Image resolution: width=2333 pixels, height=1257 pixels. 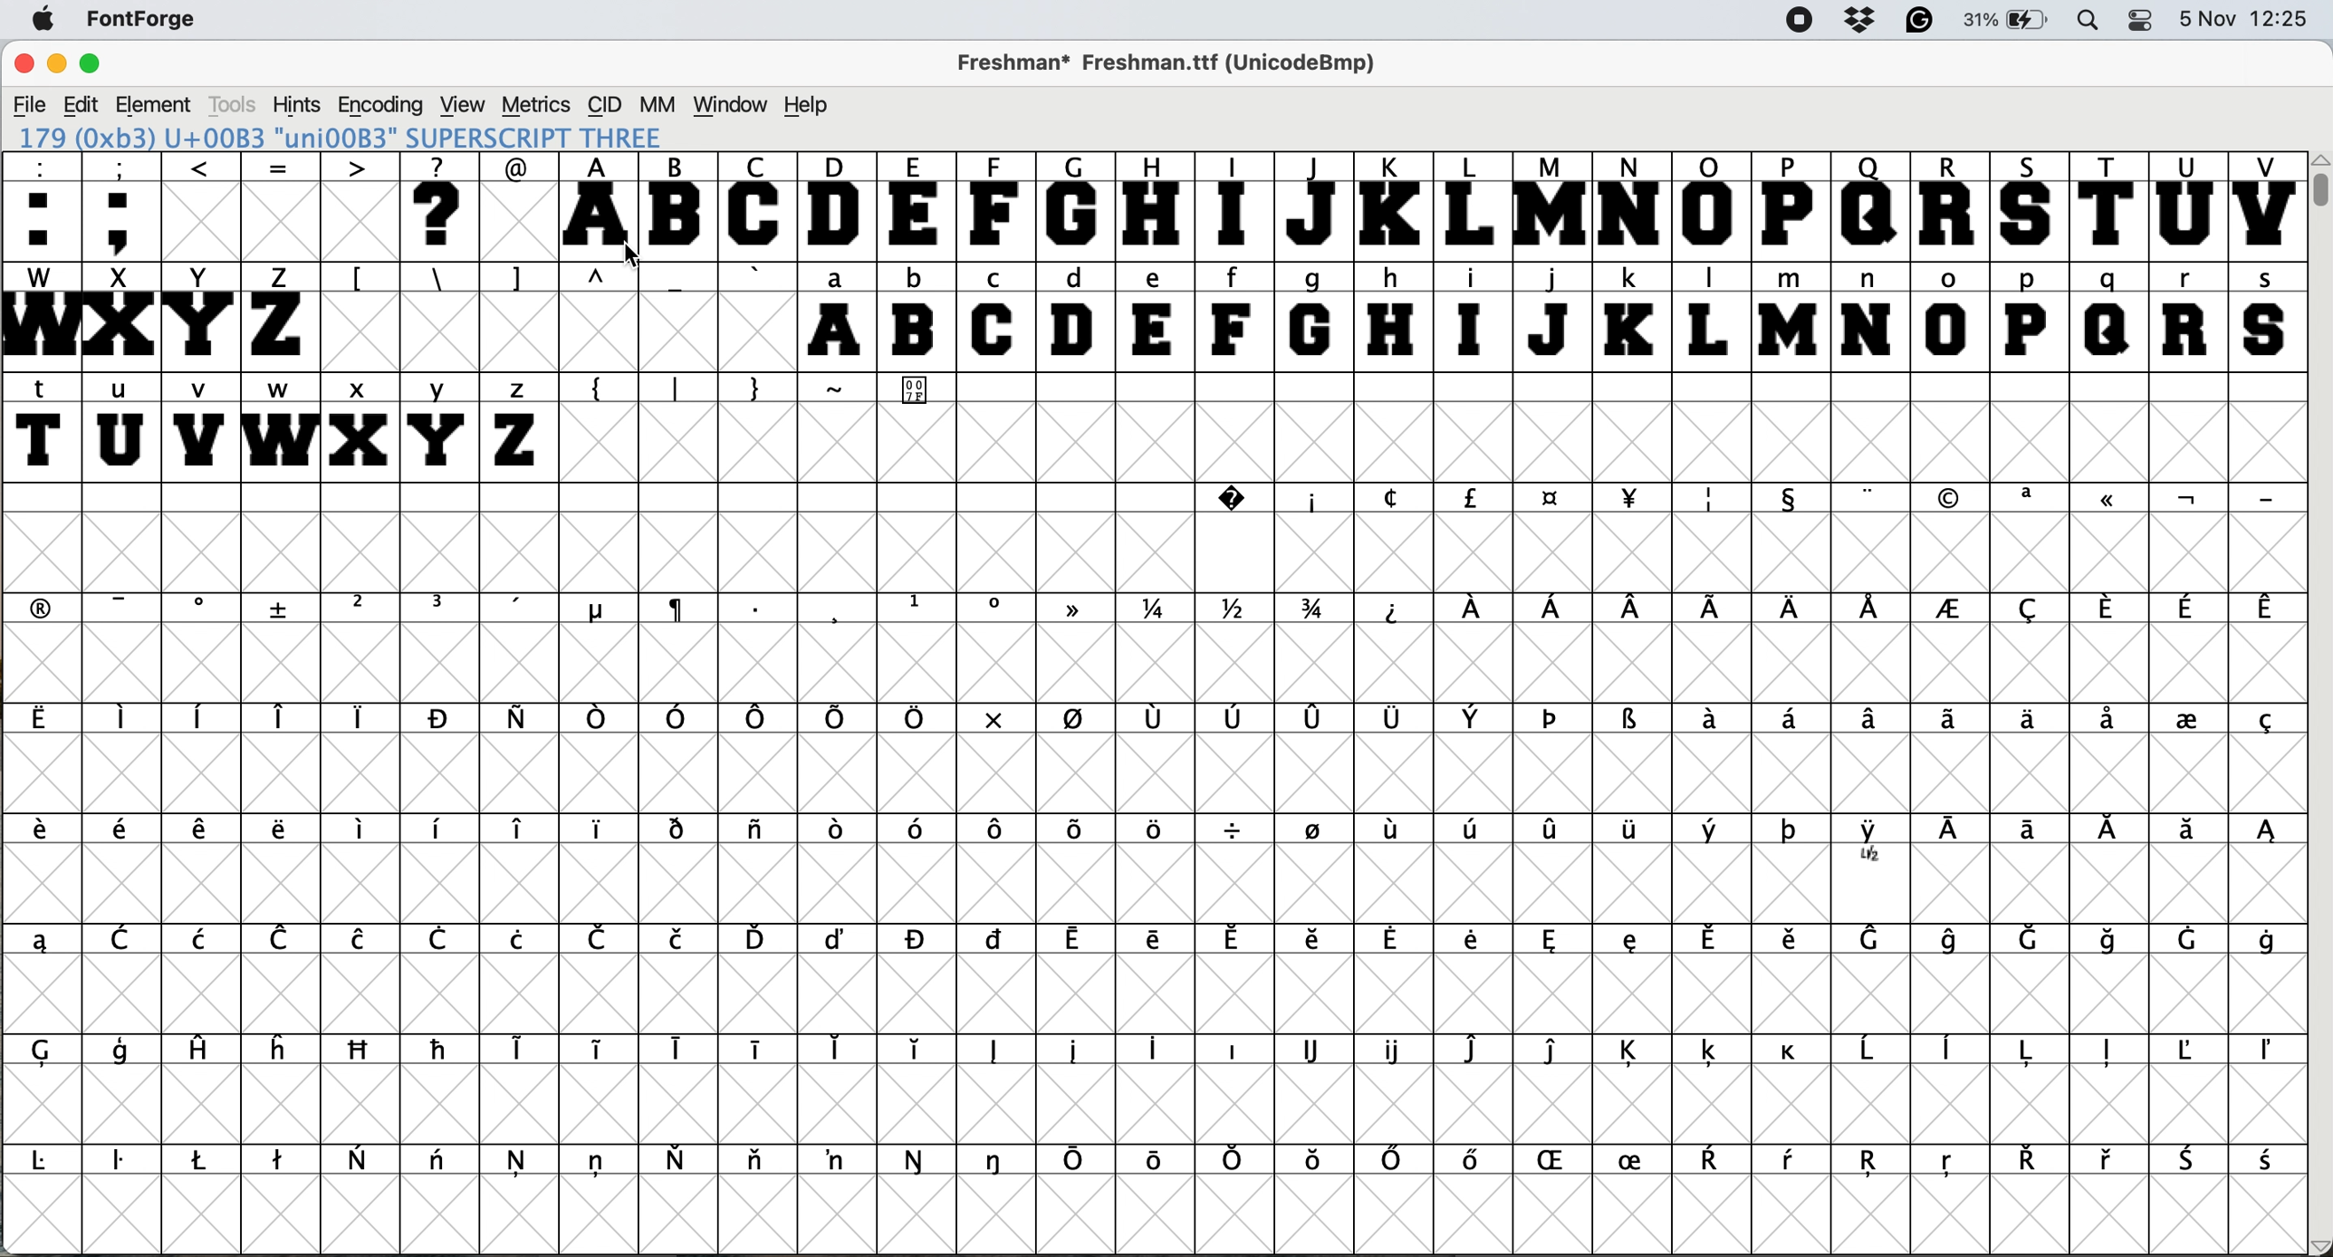 I want to click on ?, so click(x=1227, y=497).